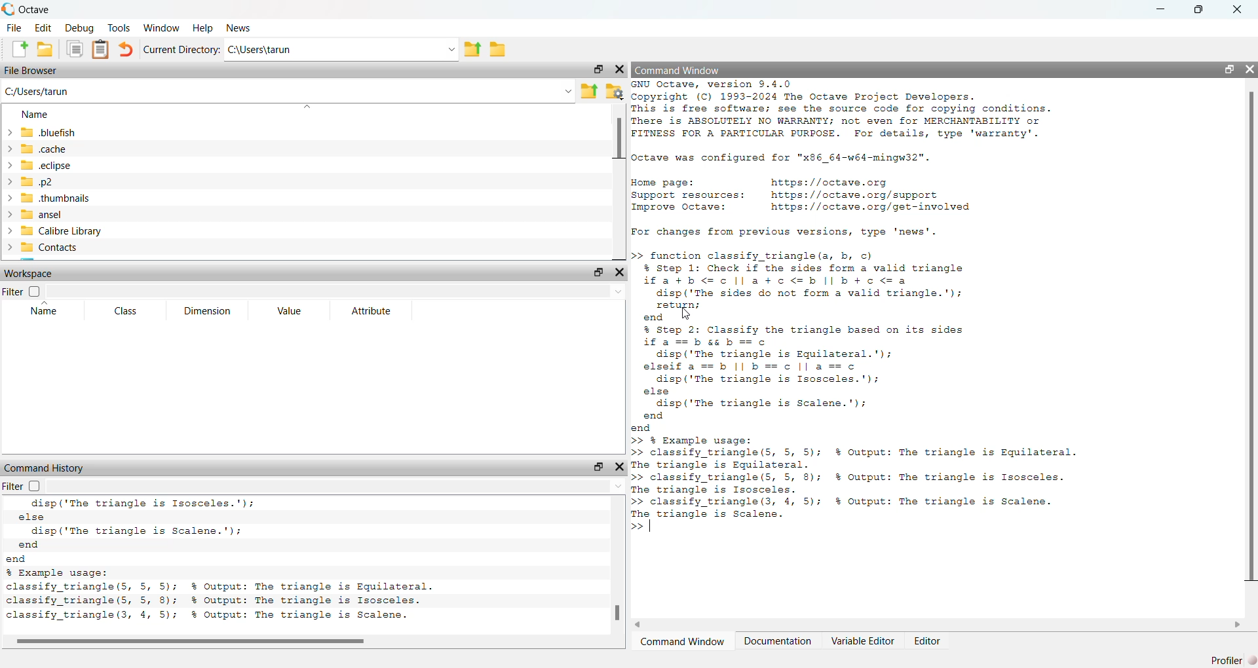 The height and width of the screenshot is (668, 1258). What do you see at coordinates (74, 50) in the screenshot?
I see `copy` at bounding box center [74, 50].